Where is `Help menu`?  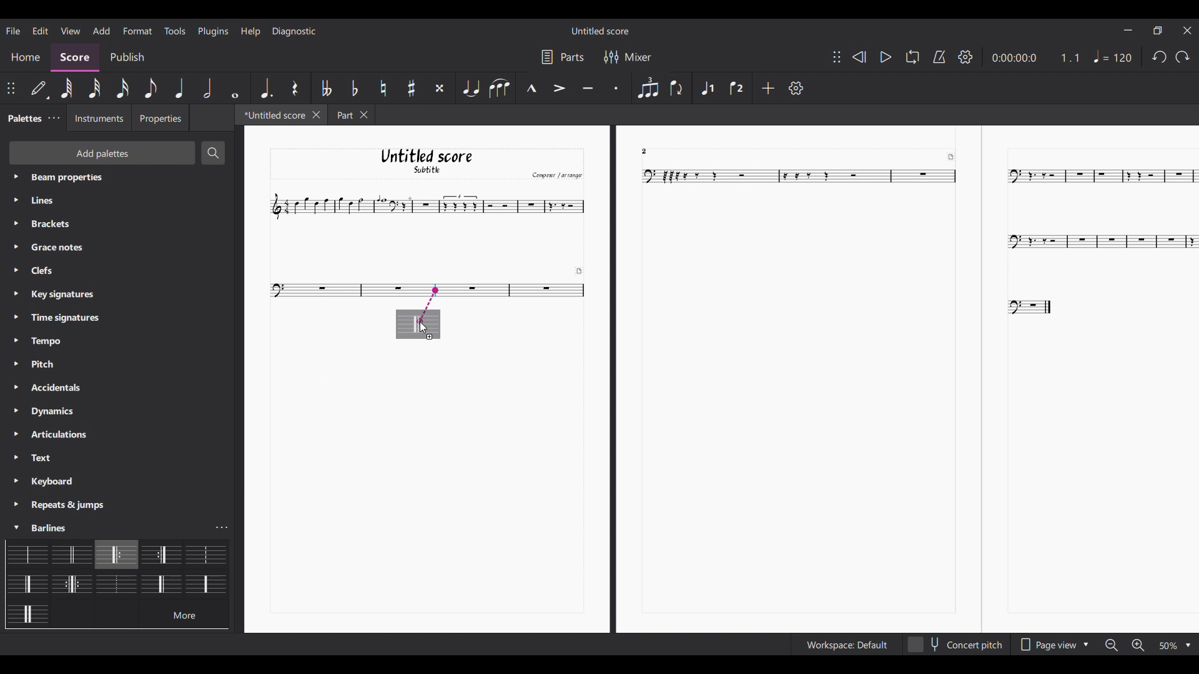
Help menu is located at coordinates (250, 31).